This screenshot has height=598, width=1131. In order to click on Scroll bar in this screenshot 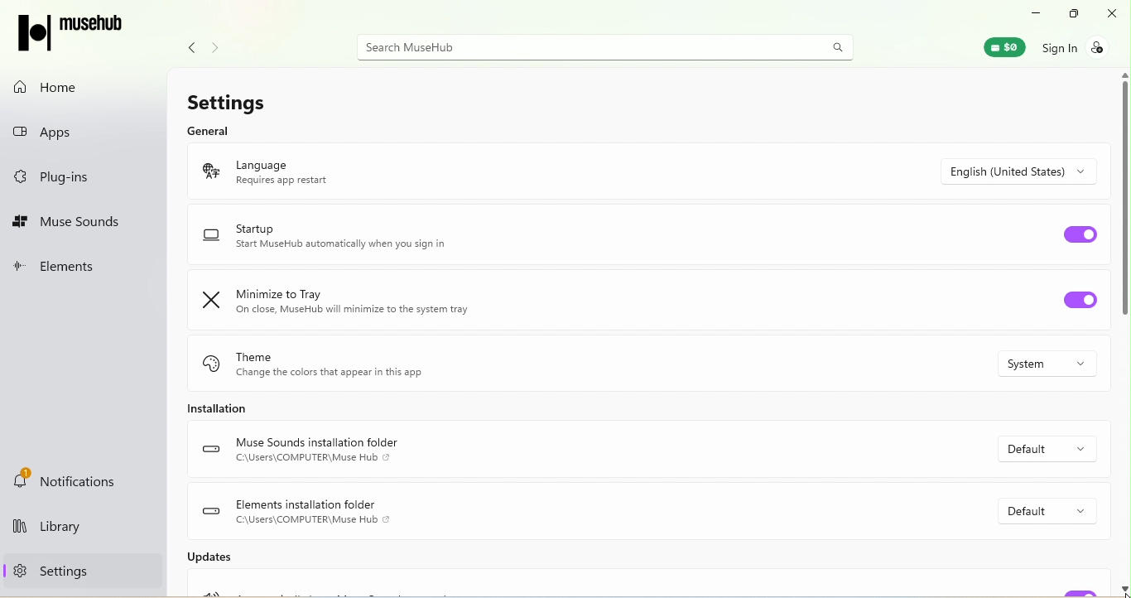, I will do `click(1124, 332)`.